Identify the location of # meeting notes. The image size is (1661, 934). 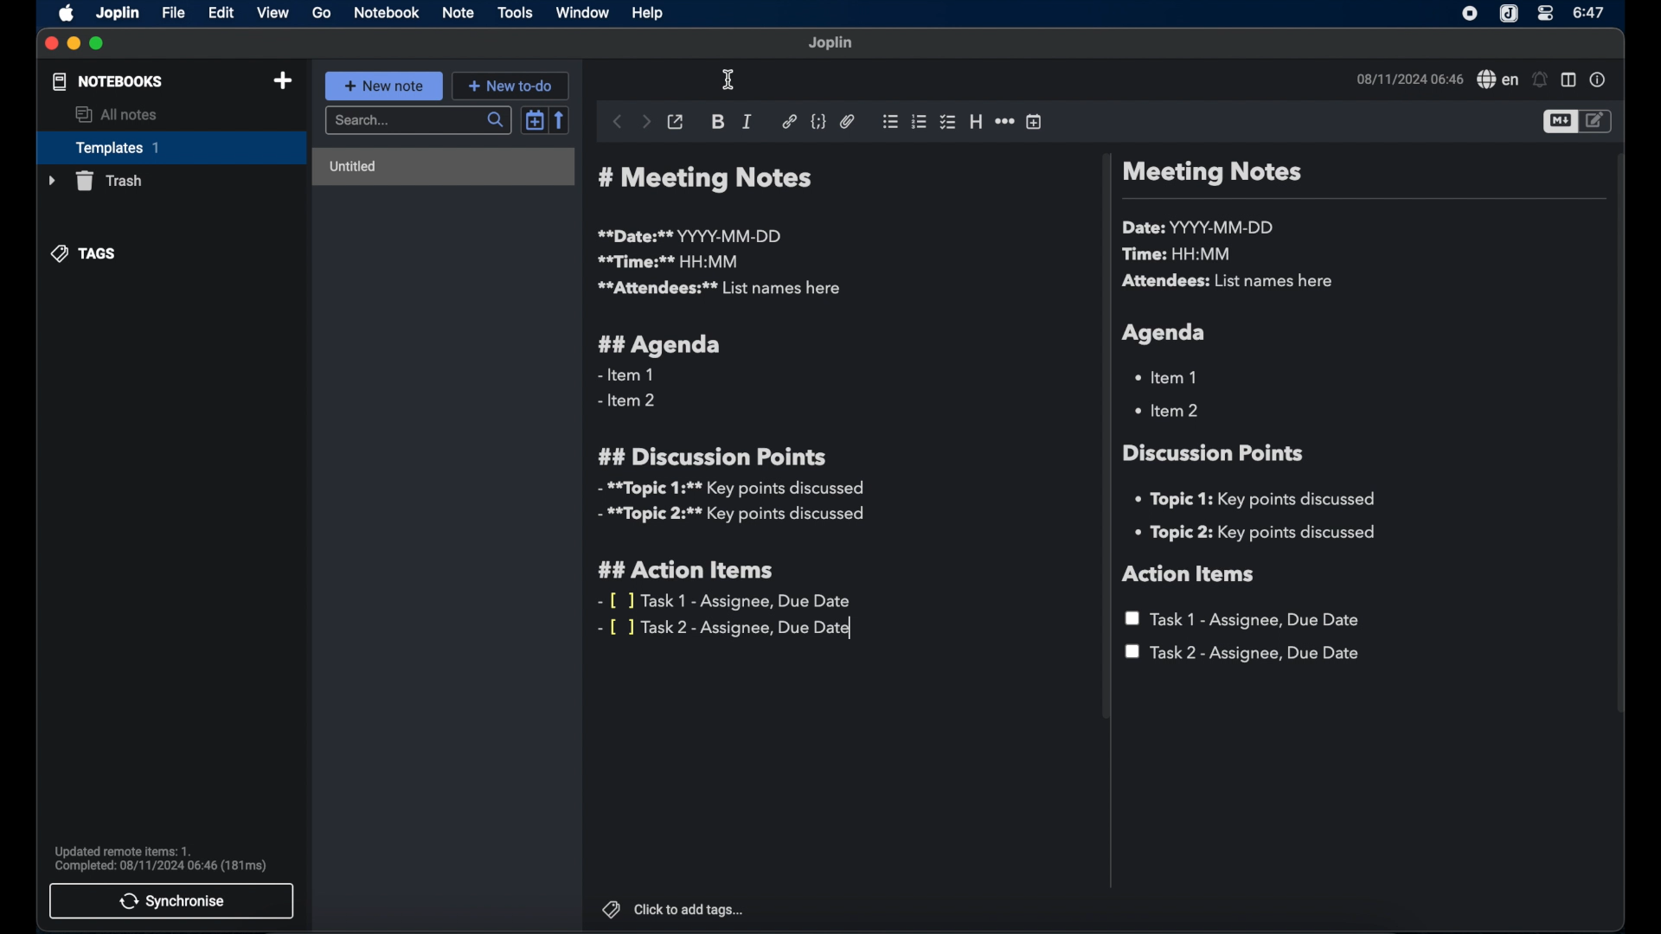
(710, 179).